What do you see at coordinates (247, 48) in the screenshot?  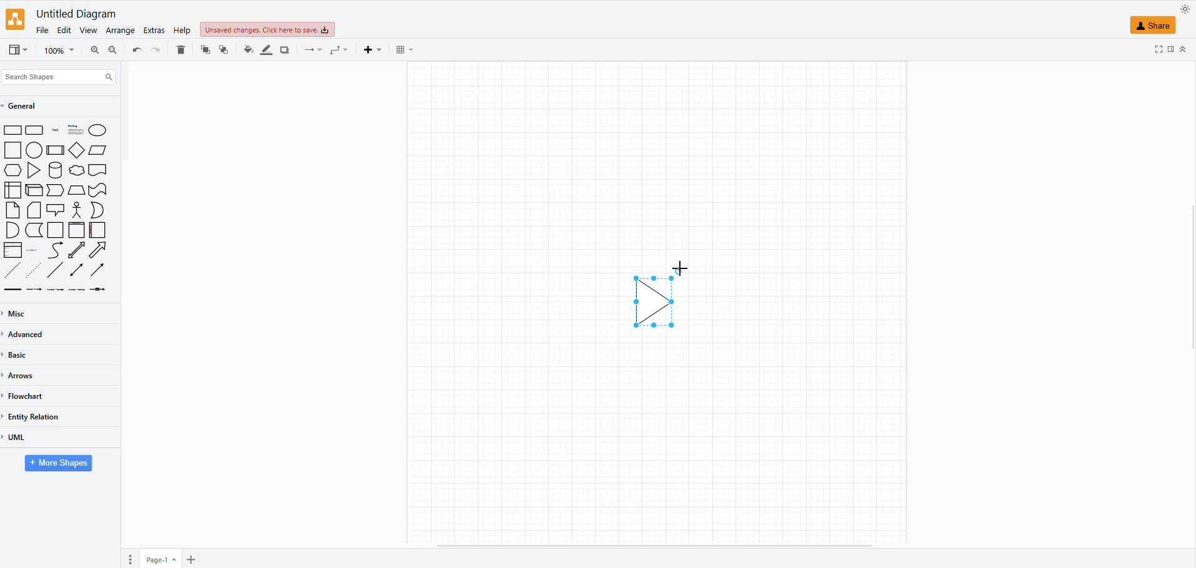 I see `fill color` at bounding box center [247, 48].